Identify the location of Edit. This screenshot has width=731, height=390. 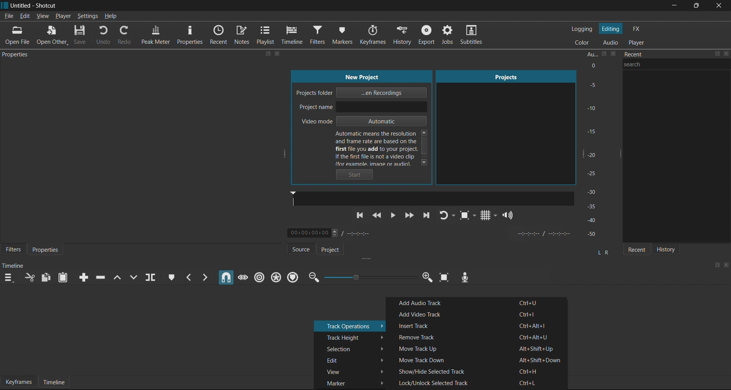
(25, 16).